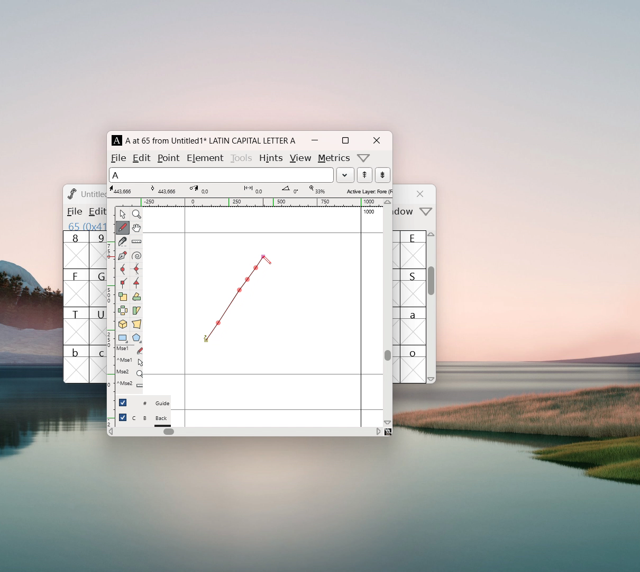 The height and width of the screenshot is (572, 640). What do you see at coordinates (94, 194) in the screenshot?
I see `Untitled? Untitled1.sfd (1508859-1)` at bounding box center [94, 194].